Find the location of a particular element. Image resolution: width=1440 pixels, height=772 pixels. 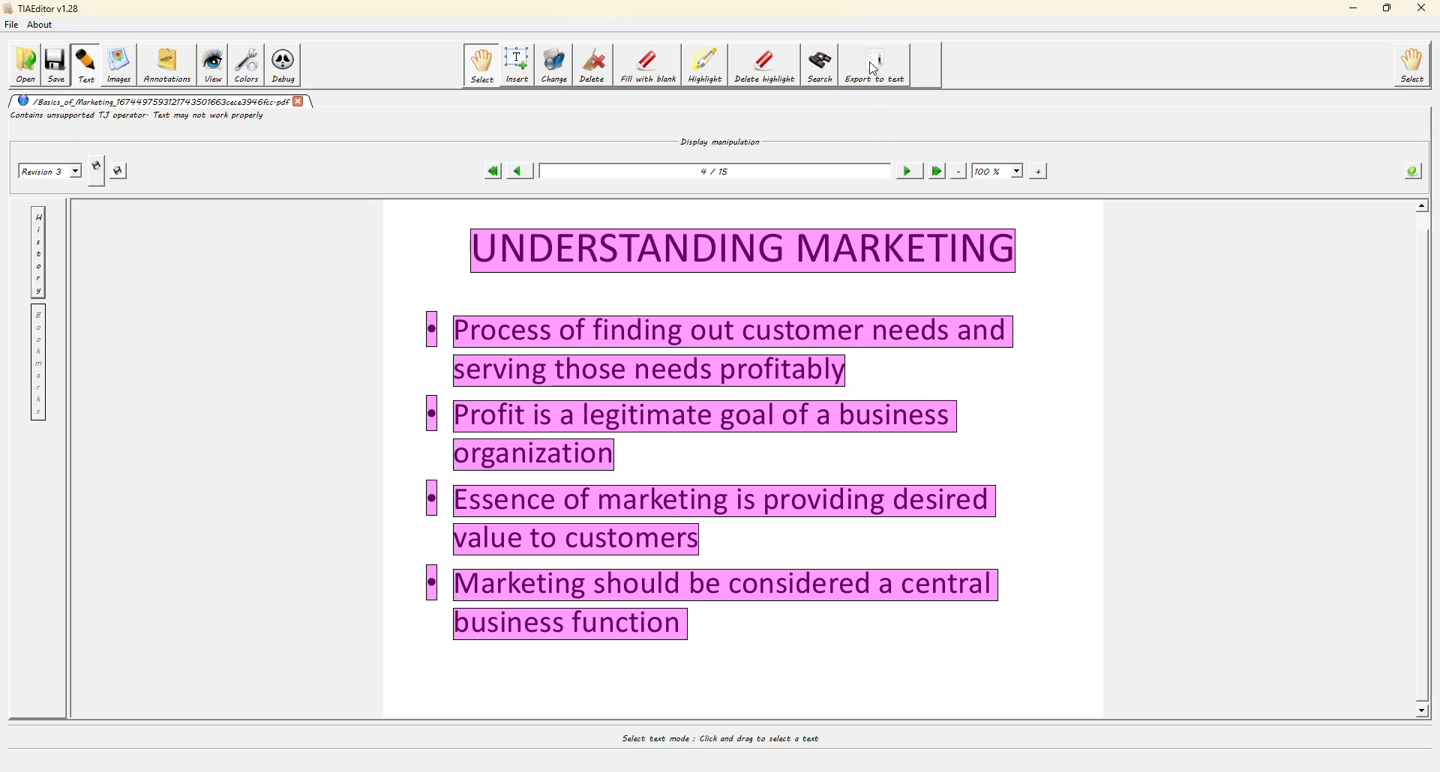

close is located at coordinates (1422, 7).